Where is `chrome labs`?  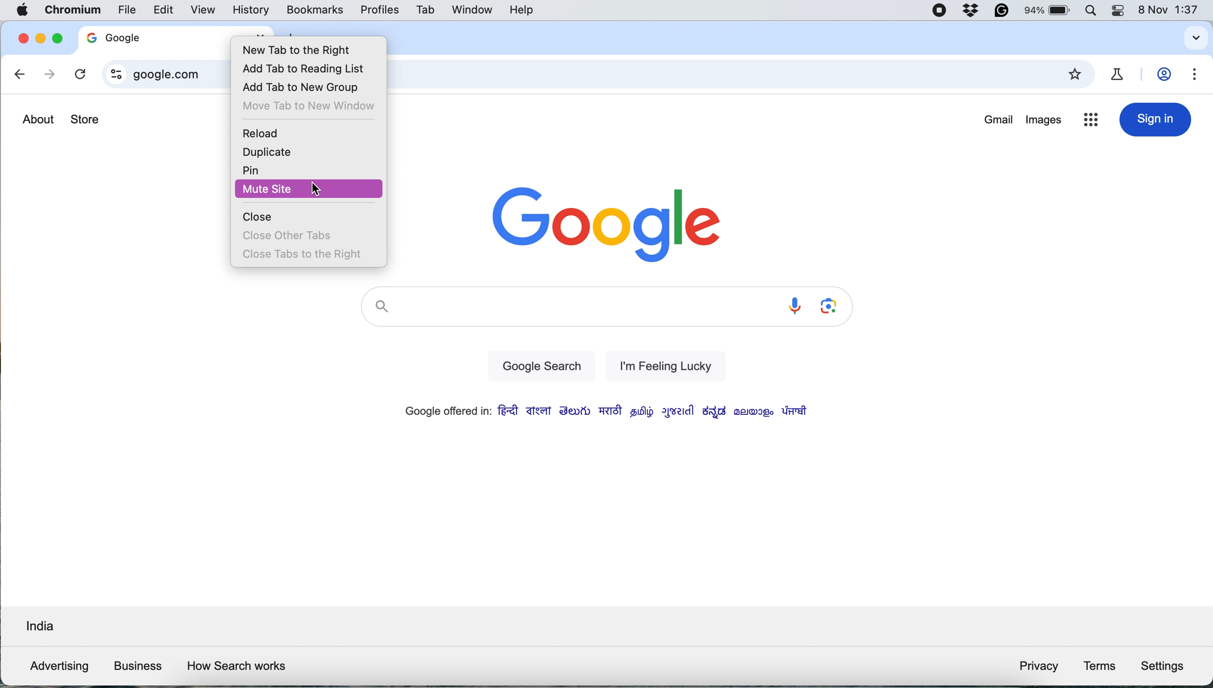 chrome labs is located at coordinates (1120, 74).